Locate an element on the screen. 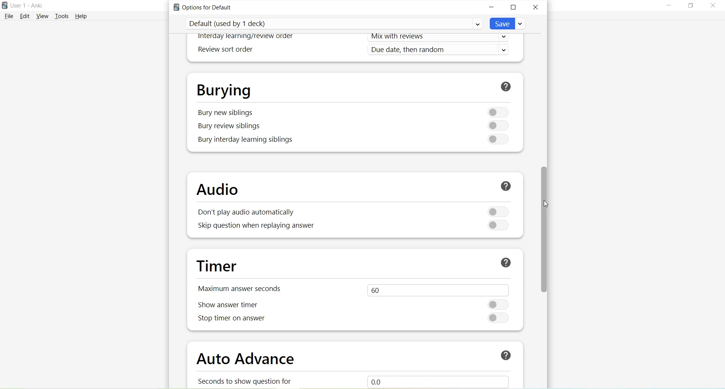 The height and width of the screenshot is (389, 725). Skip question when replaying answer is located at coordinates (257, 226).